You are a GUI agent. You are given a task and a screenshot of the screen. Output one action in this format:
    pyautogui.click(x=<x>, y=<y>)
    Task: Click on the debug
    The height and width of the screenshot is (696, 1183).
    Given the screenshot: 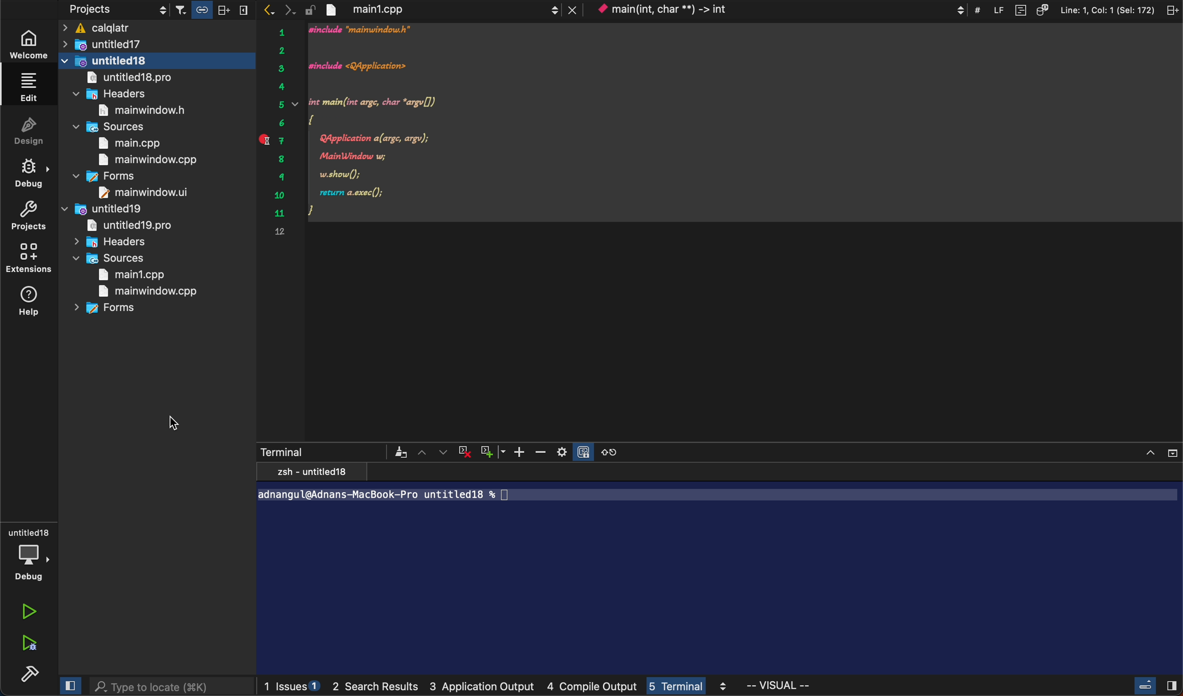 What is the action you would take?
    pyautogui.click(x=28, y=171)
    